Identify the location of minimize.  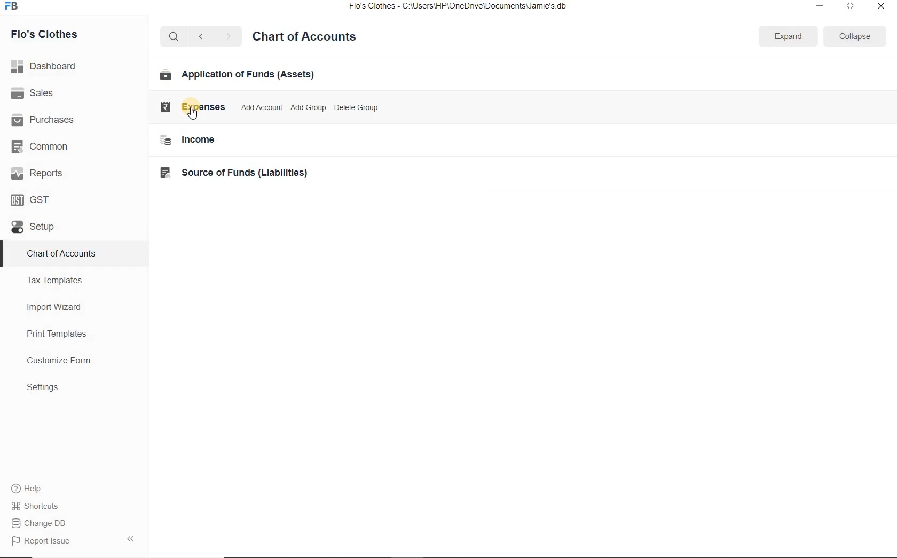
(820, 7).